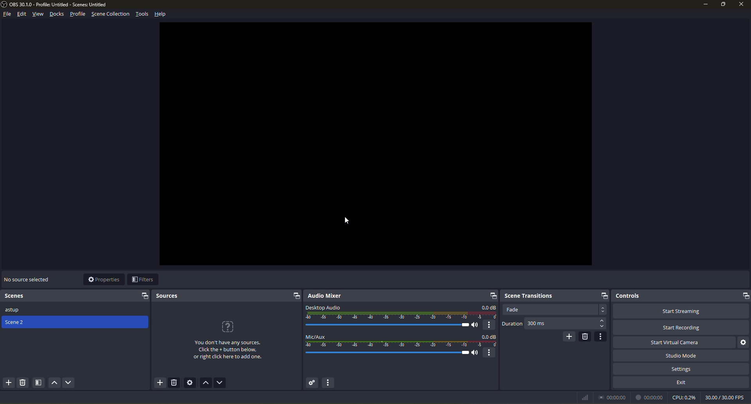 This screenshot has height=404, width=751. What do you see at coordinates (56, 4) in the screenshot?
I see `obs profile` at bounding box center [56, 4].